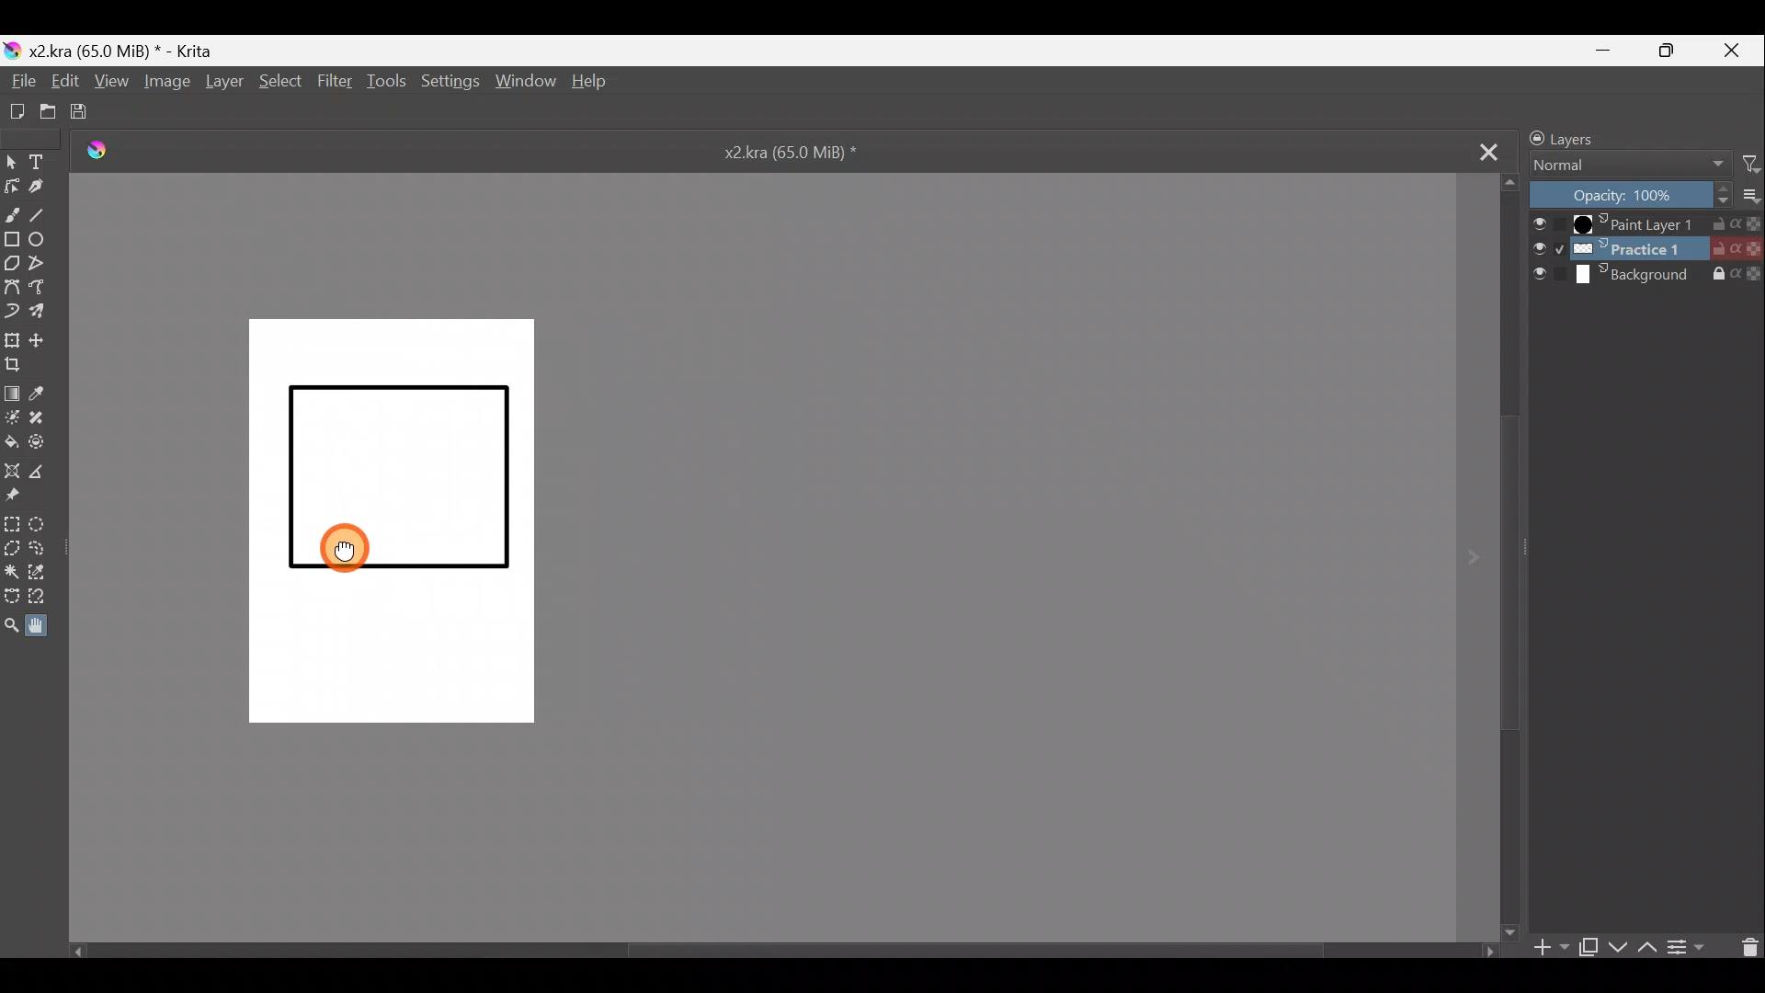 This screenshot has width=1765, height=993. I want to click on Measure distance between two points, so click(40, 472).